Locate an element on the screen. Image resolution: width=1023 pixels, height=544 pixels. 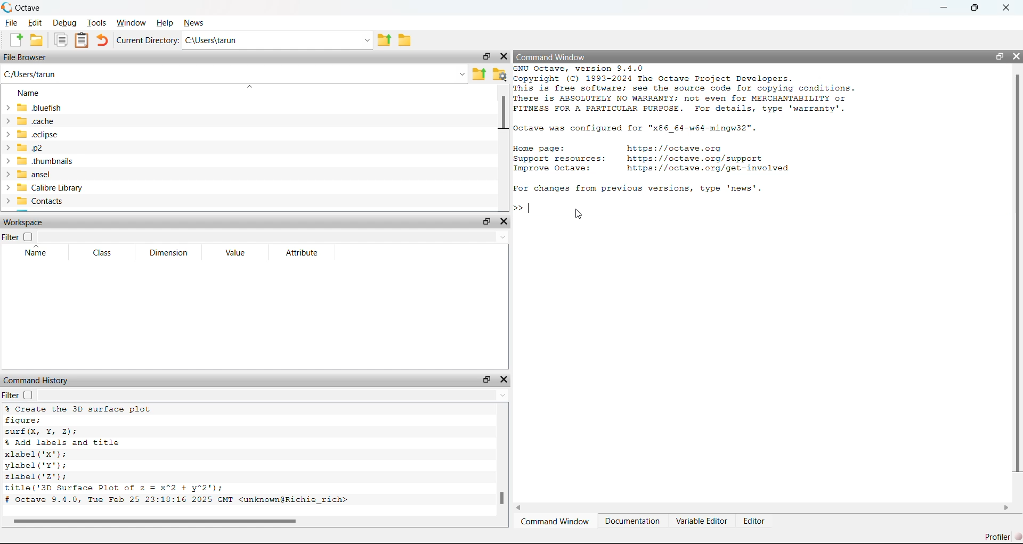
Editor is located at coordinates (752, 521).